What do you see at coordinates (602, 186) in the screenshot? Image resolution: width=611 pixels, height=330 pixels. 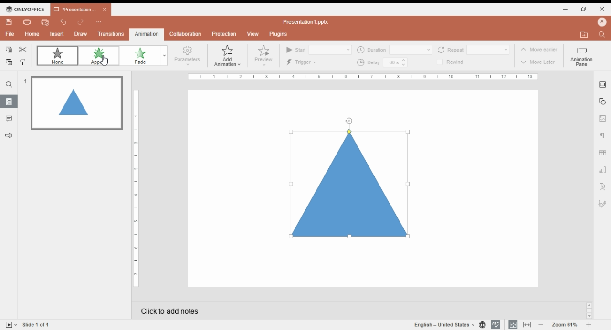 I see `text art setting` at bounding box center [602, 186].